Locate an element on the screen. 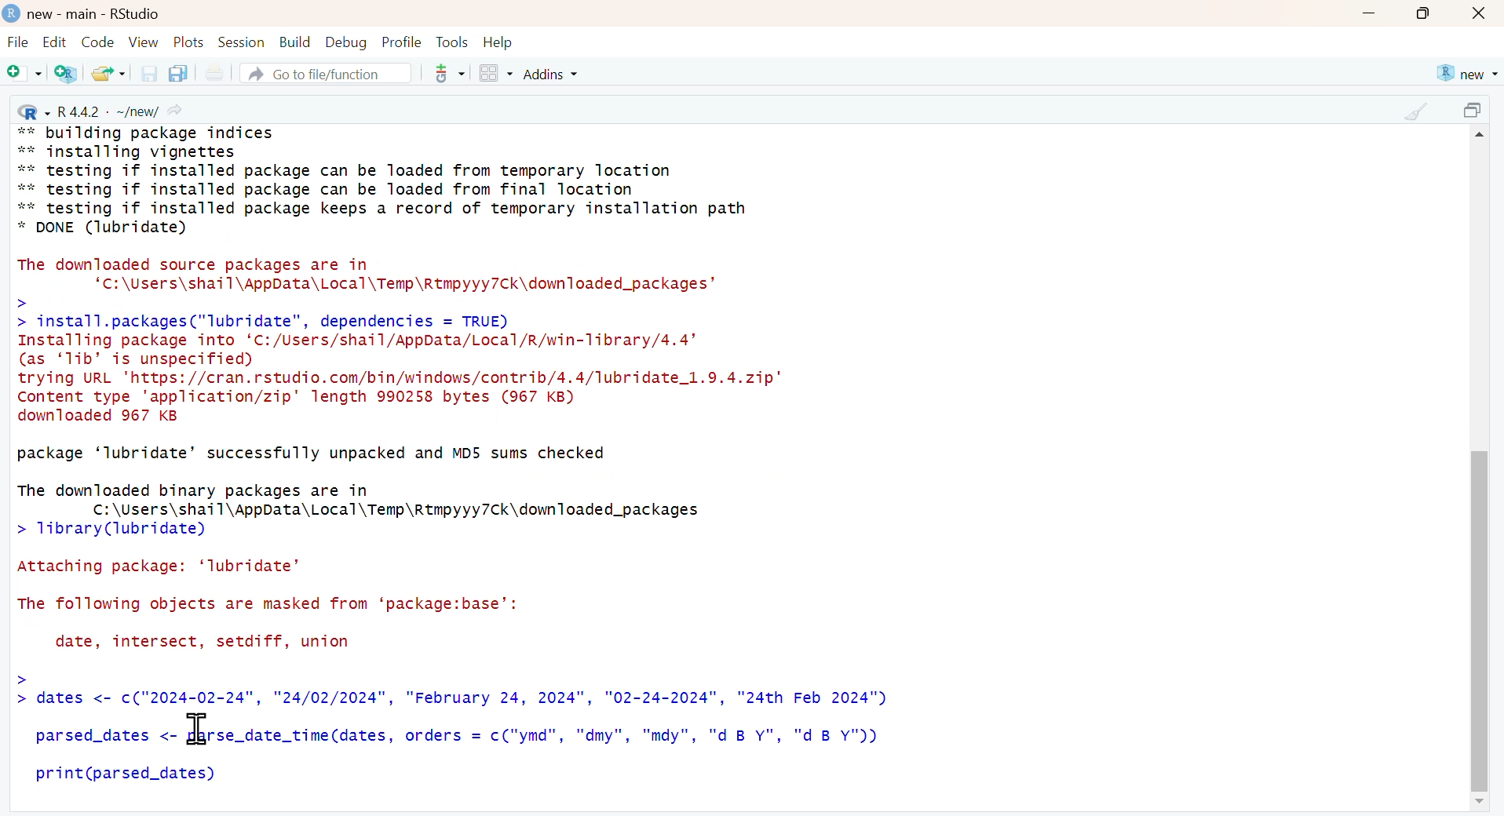 The height and width of the screenshot is (816, 1504). save the current document is located at coordinates (147, 73).